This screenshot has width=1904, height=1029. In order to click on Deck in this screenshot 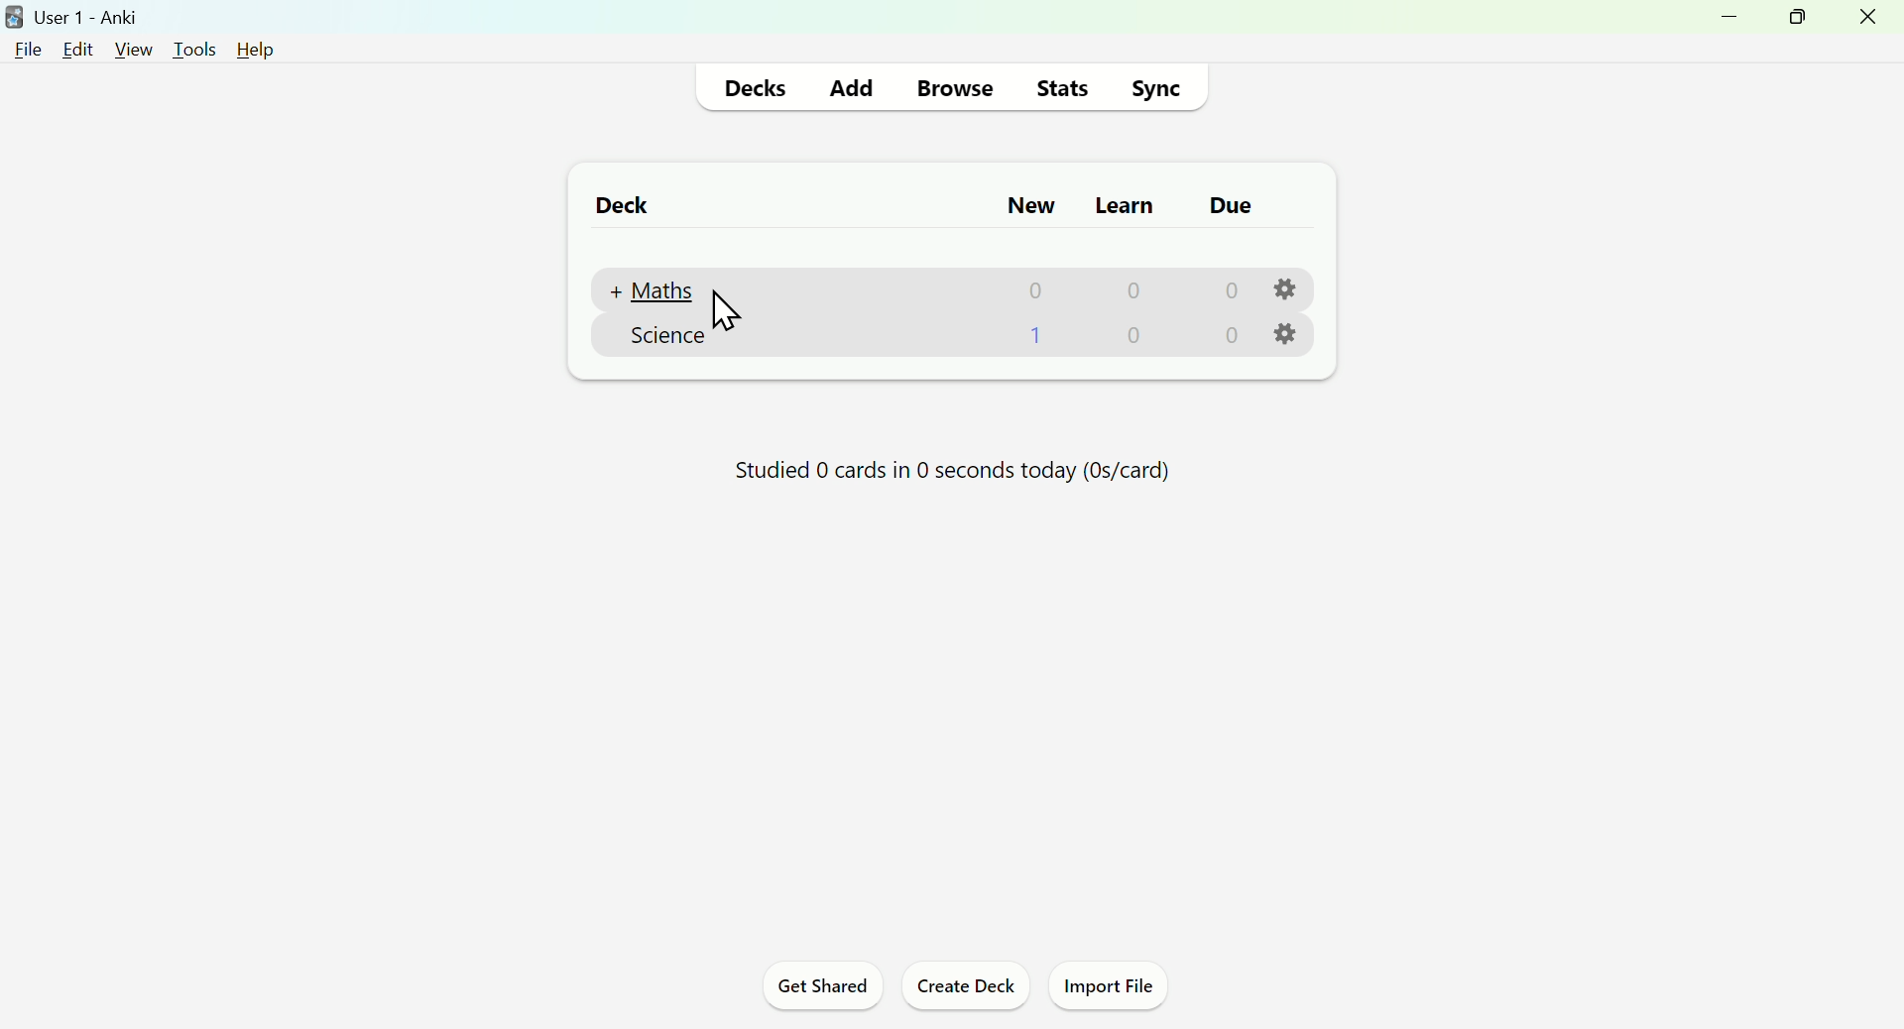, I will do `click(621, 208)`.